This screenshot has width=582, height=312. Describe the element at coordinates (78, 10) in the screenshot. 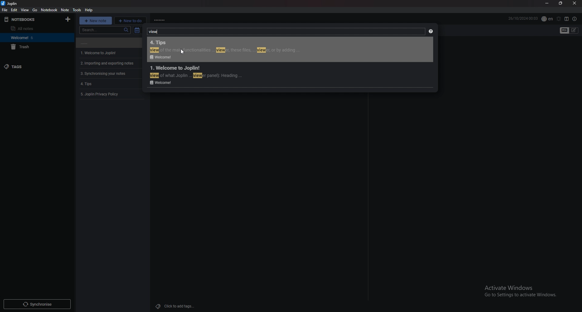

I see `tools` at that location.